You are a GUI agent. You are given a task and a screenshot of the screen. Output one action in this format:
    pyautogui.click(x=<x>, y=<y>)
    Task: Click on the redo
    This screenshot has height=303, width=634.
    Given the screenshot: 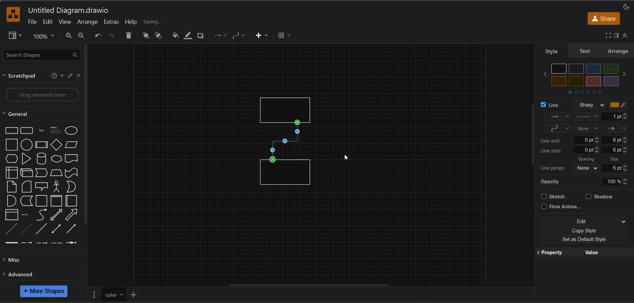 What is the action you would take?
    pyautogui.click(x=111, y=36)
    